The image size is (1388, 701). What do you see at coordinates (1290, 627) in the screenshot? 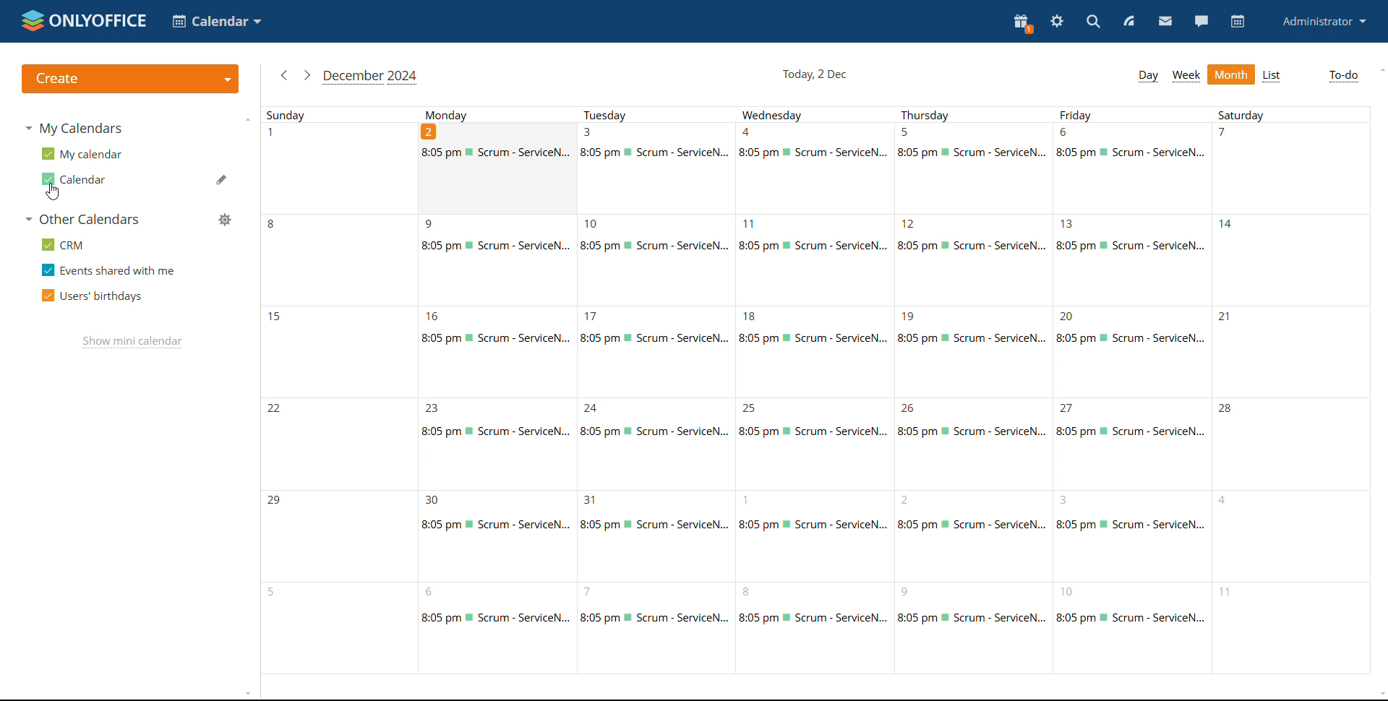
I see `11` at bounding box center [1290, 627].